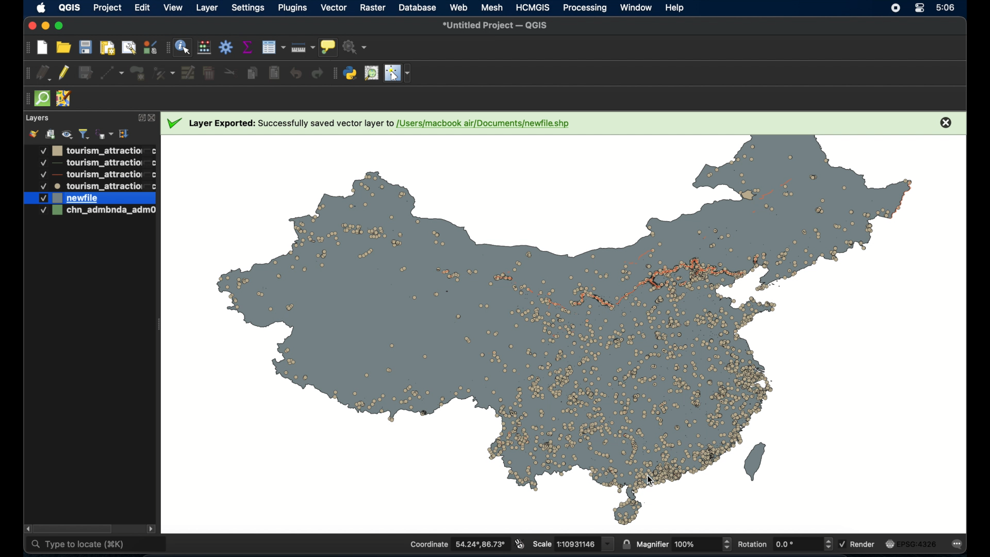  I want to click on close, so click(153, 118).